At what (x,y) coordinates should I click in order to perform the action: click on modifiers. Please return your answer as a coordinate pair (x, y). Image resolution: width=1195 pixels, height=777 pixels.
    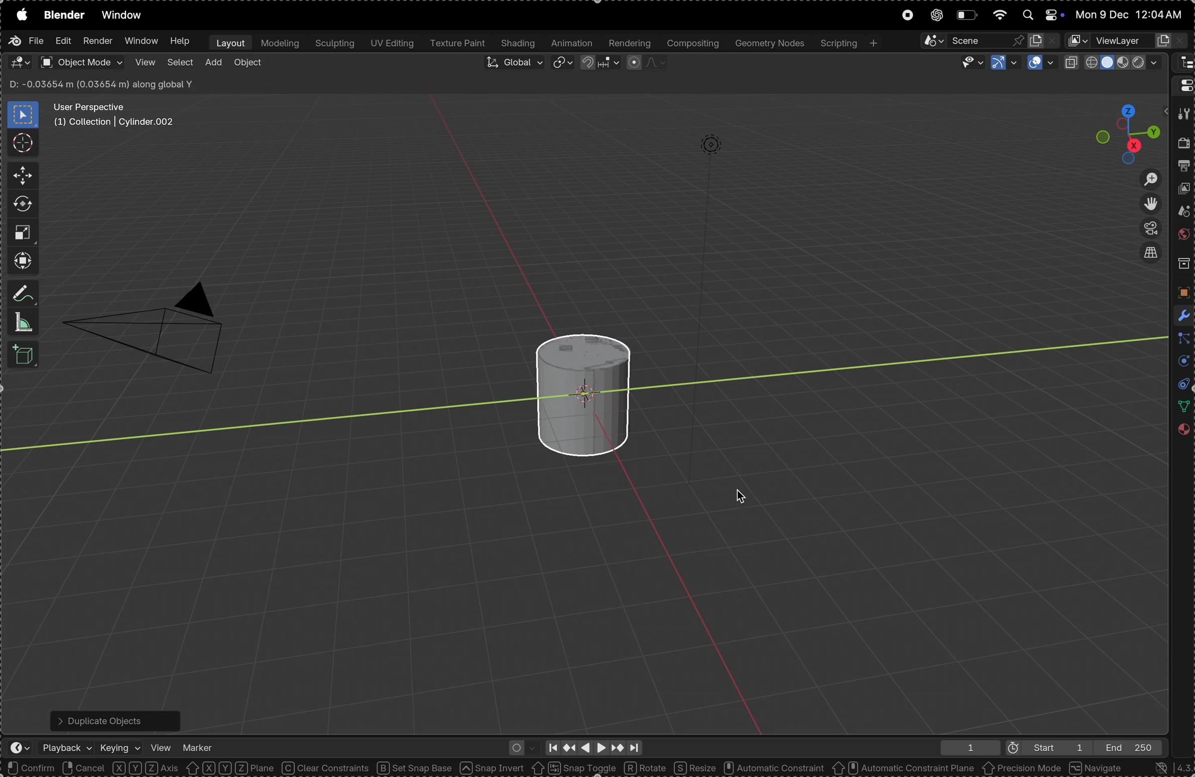
    Looking at the image, I should click on (1181, 314).